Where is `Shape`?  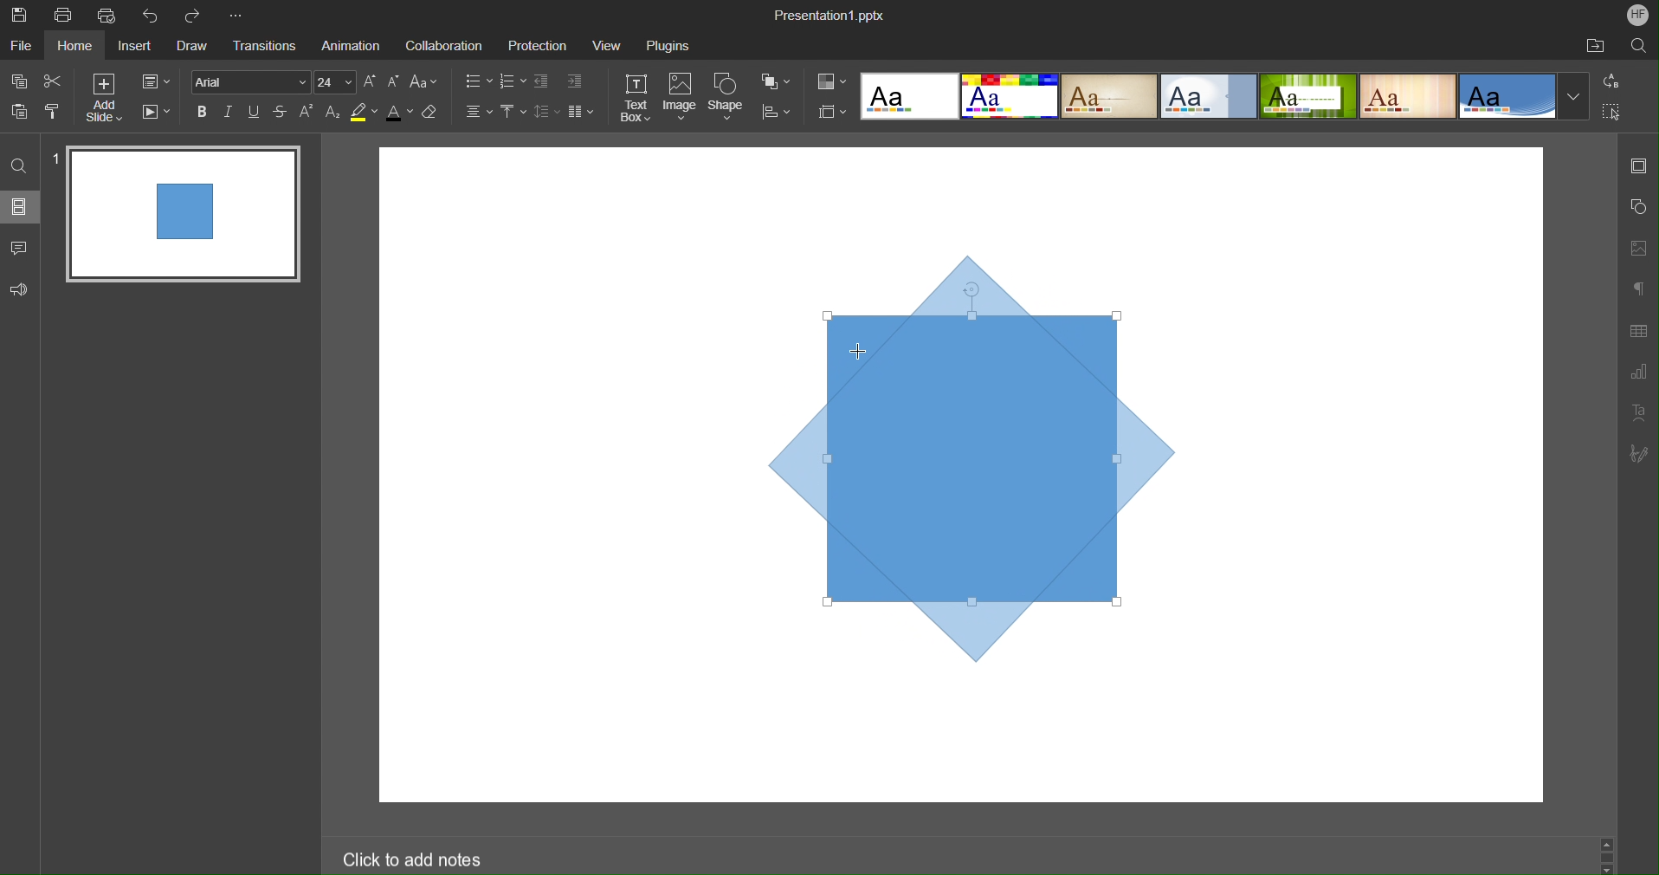 Shape is located at coordinates (727, 97).